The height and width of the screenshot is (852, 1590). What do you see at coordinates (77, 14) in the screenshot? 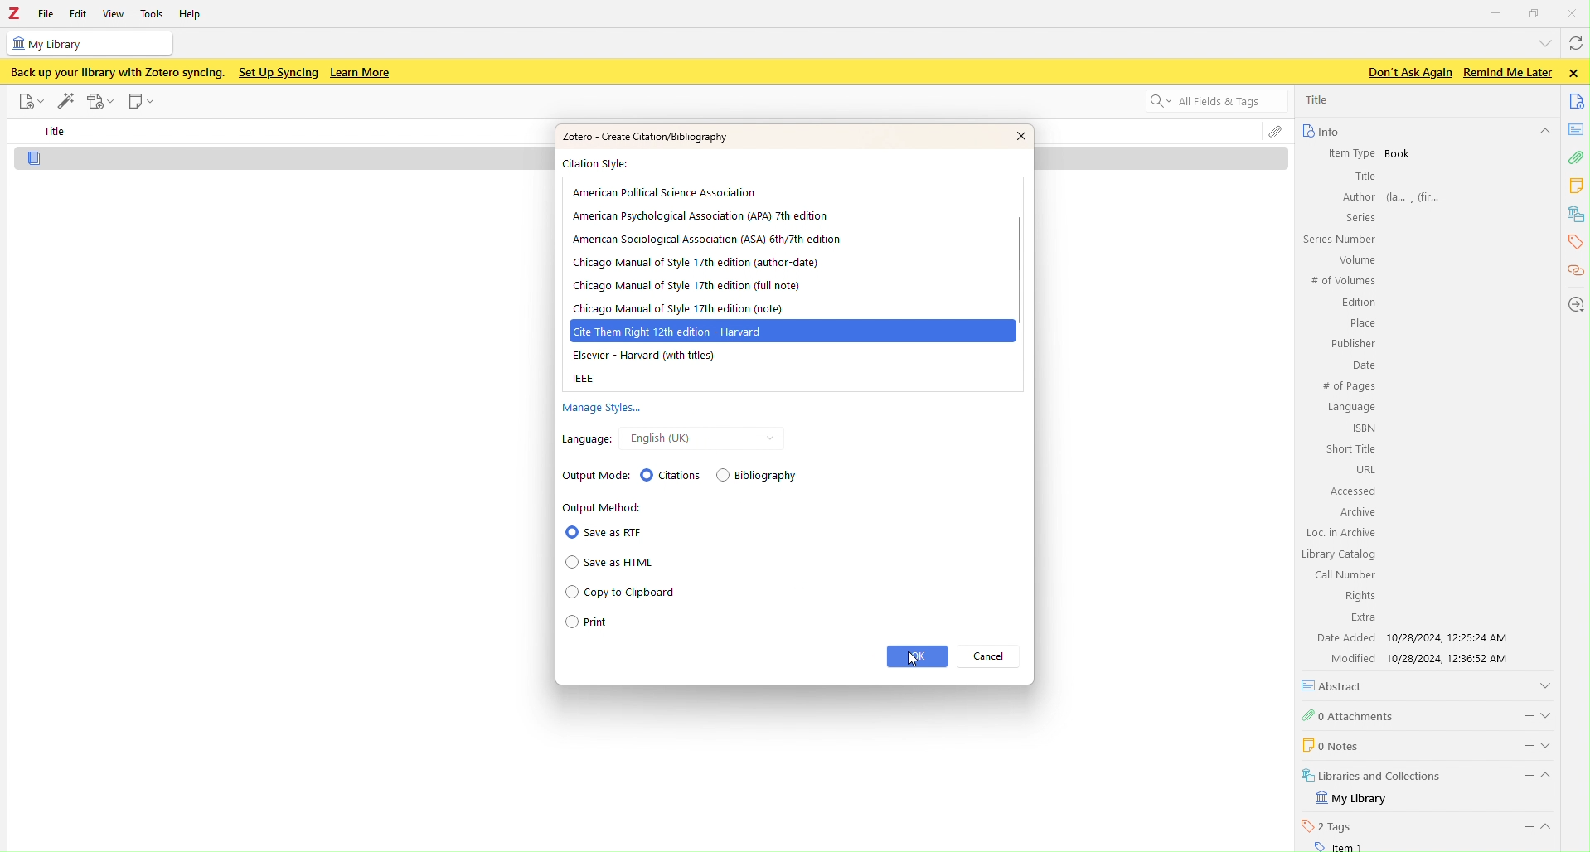
I see `Edit` at bounding box center [77, 14].